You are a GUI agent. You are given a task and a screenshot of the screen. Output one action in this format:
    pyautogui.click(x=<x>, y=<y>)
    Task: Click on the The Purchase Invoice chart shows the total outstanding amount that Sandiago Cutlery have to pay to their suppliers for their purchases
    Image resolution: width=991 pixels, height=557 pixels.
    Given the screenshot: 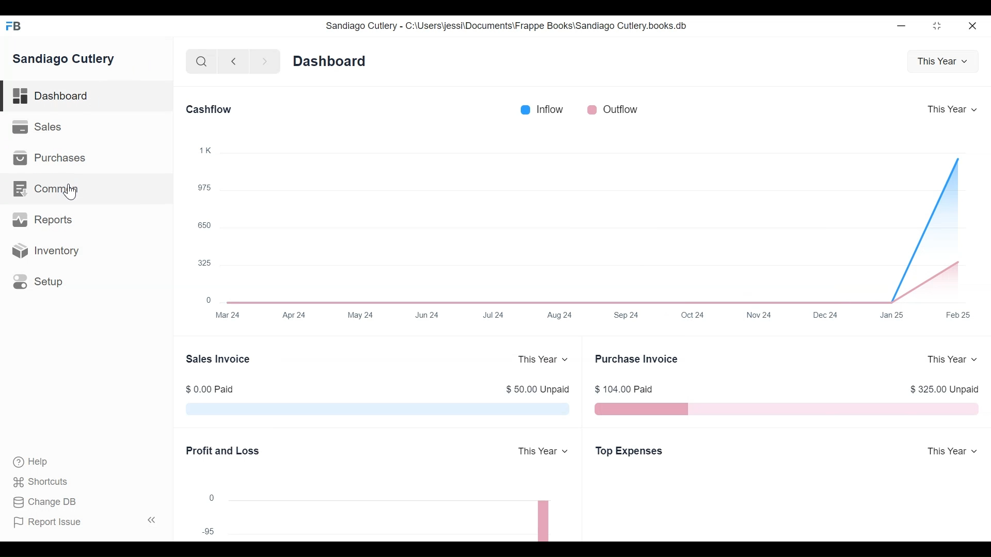 What is the action you would take?
    pyautogui.click(x=788, y=409)
    